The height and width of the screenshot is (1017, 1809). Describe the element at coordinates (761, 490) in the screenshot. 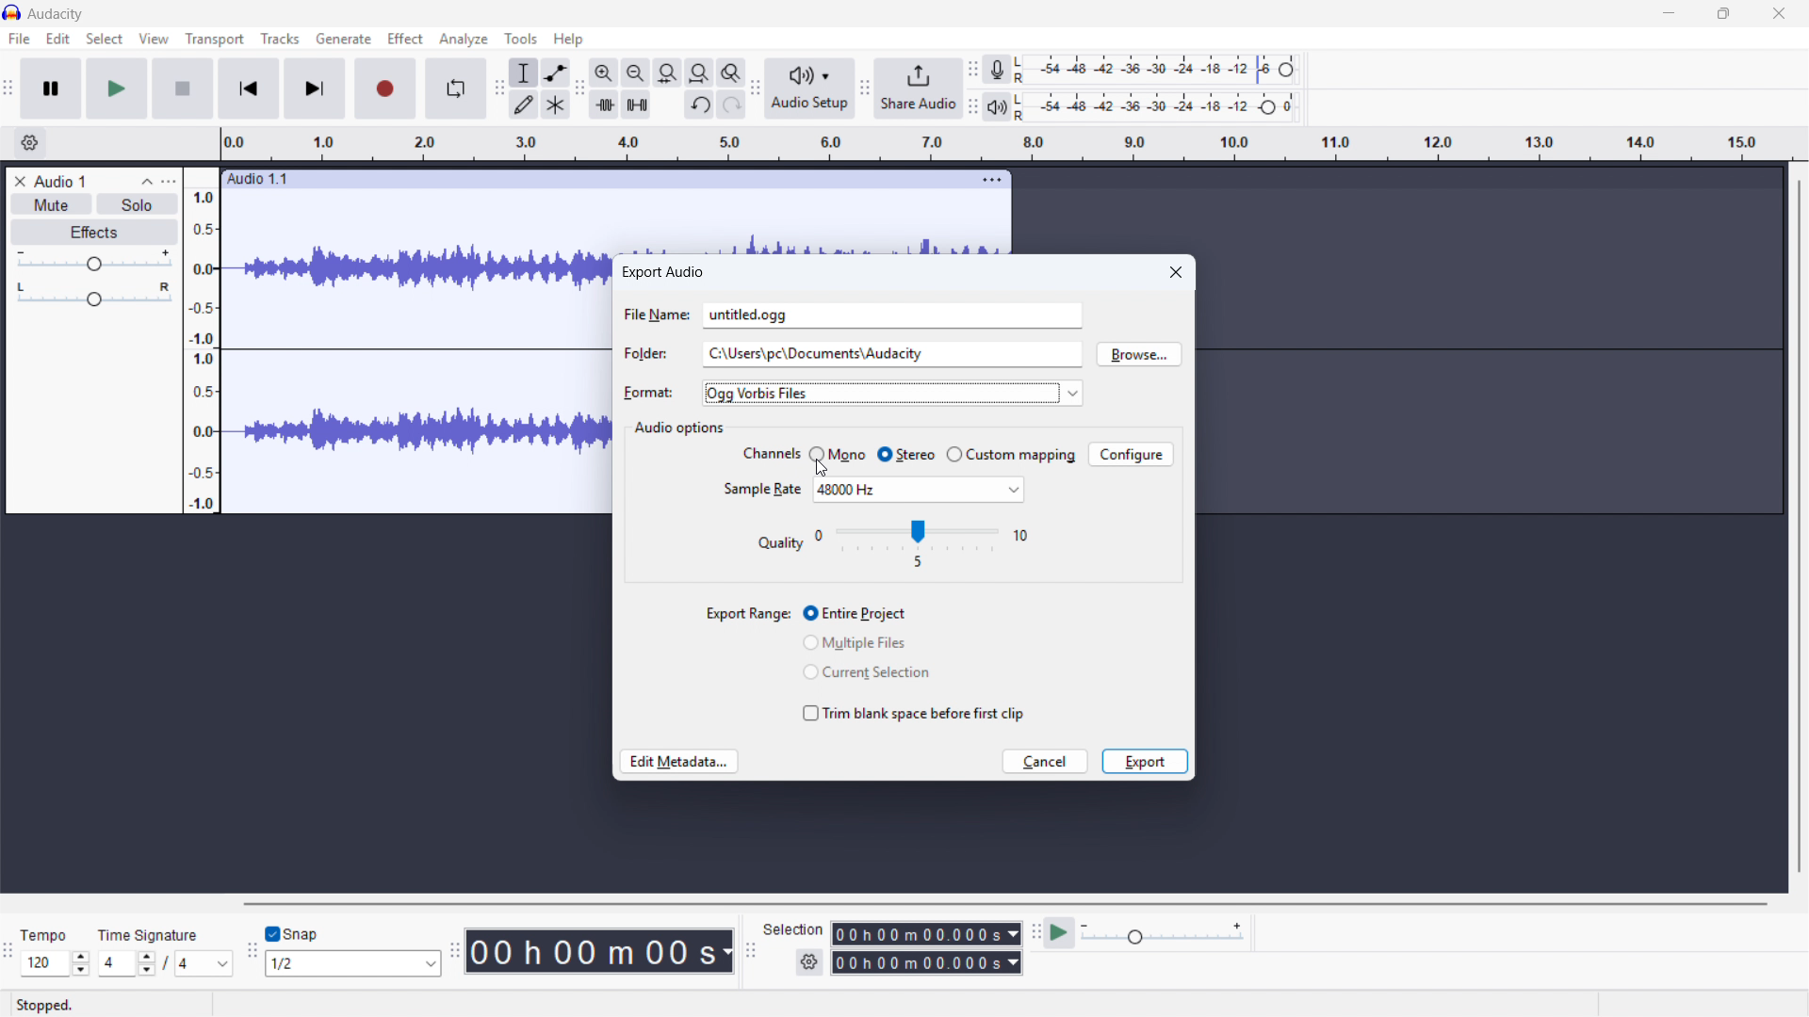

I see `sample rate` at that location.